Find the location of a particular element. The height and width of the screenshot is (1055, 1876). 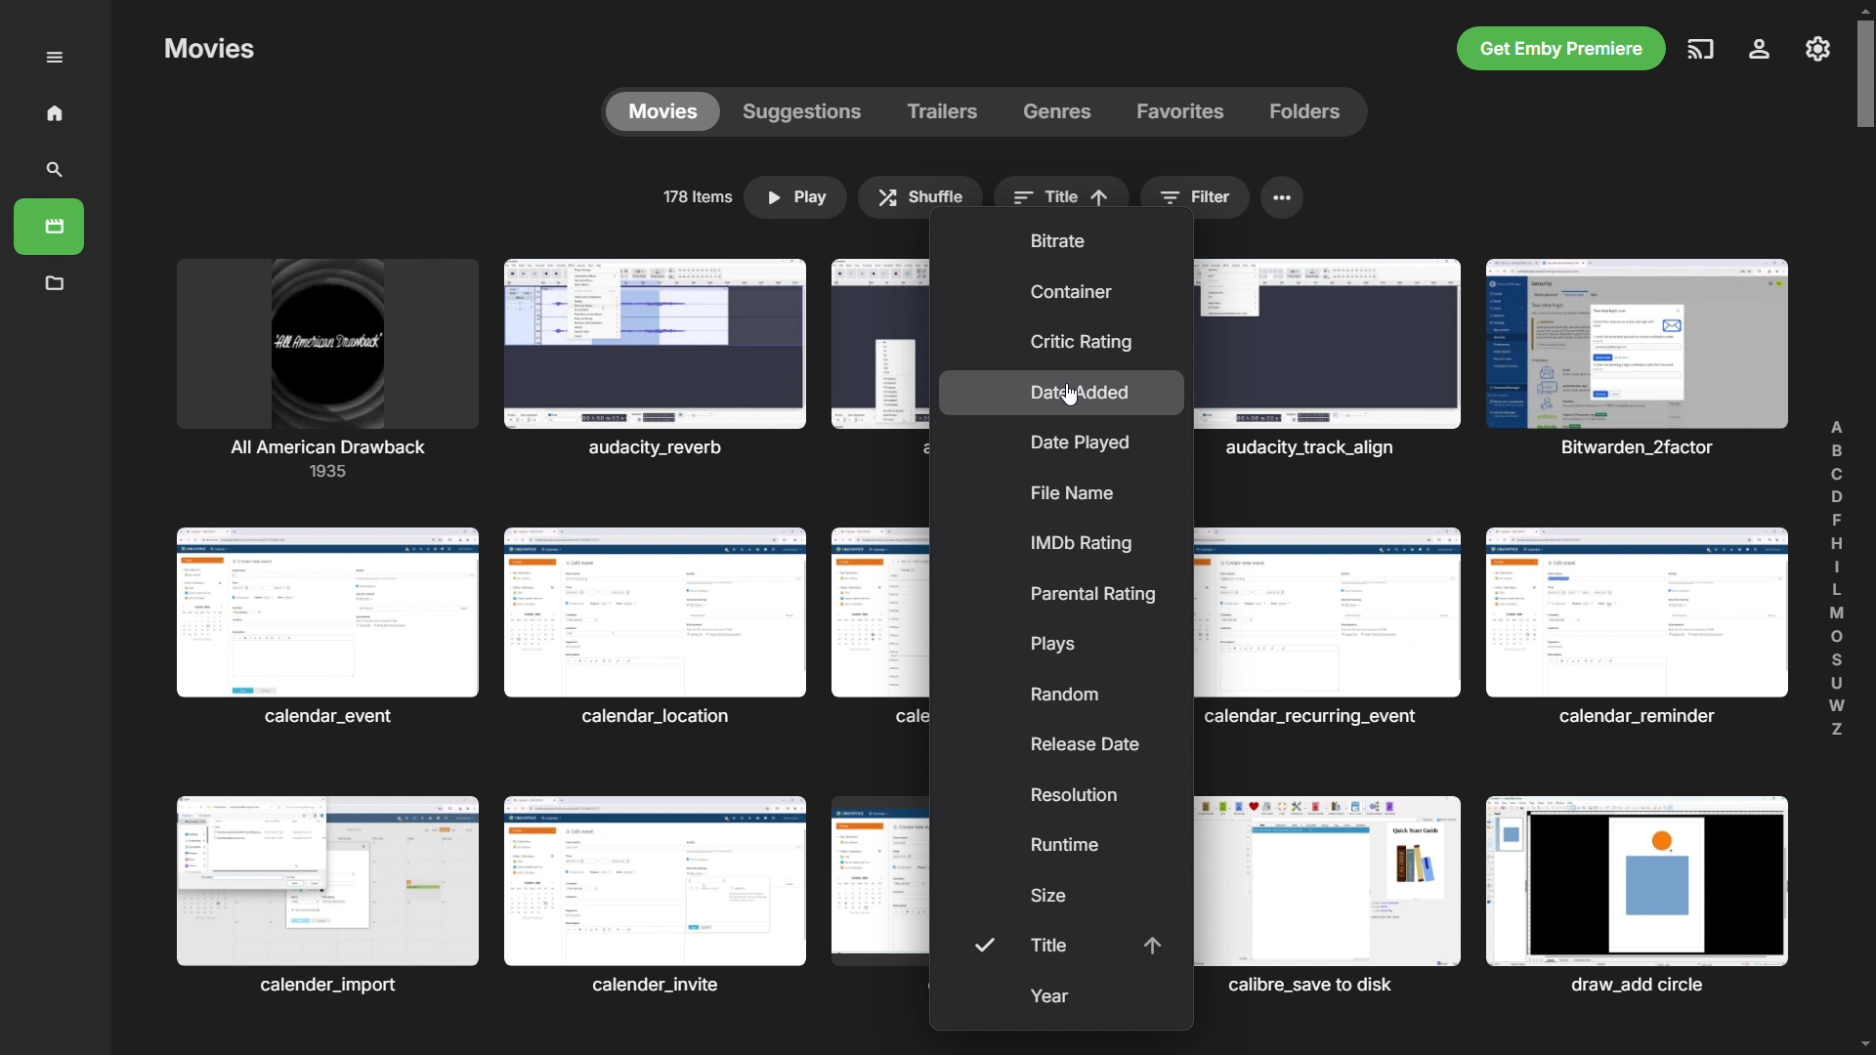

plays is located at coordinates (1061, 643).